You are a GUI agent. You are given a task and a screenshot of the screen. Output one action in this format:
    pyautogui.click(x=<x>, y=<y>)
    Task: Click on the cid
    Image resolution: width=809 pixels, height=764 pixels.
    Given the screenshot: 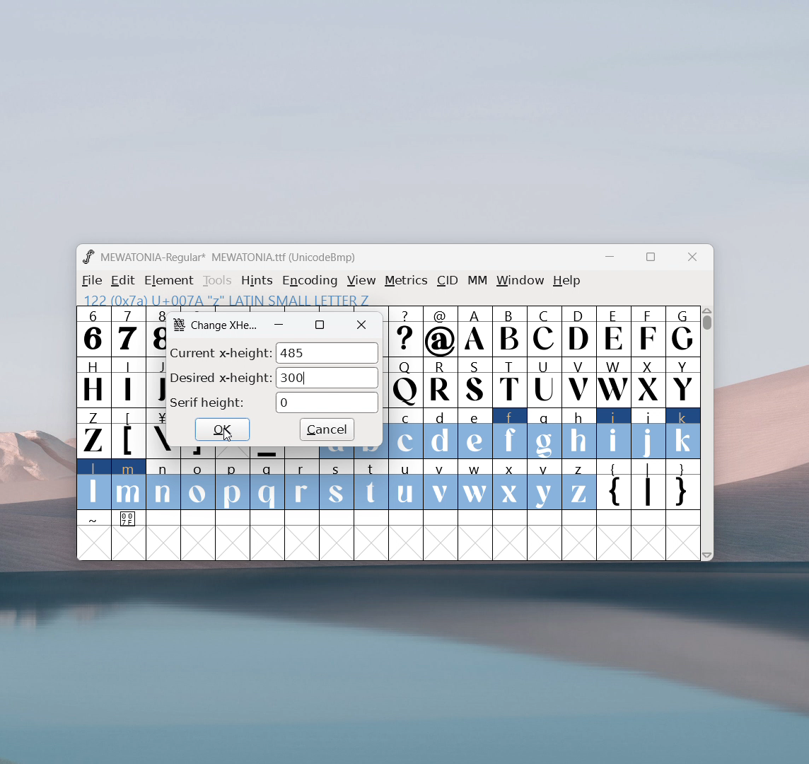 What is the action you would take?
    pyautogui.click(x=447, y=281)
    